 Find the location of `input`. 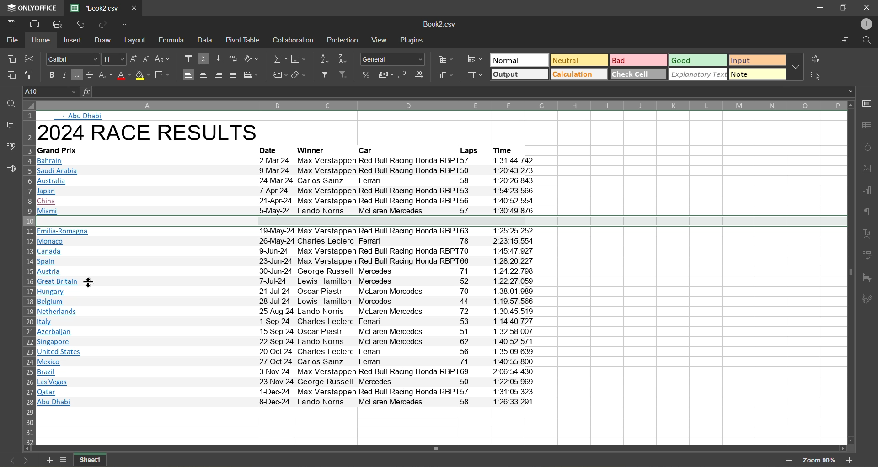

input is located at coordinates (756, 61).